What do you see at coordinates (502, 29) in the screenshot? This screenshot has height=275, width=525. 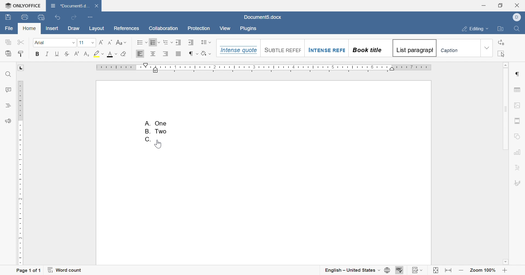 I see `open file location` at bounding box center [502, 29].